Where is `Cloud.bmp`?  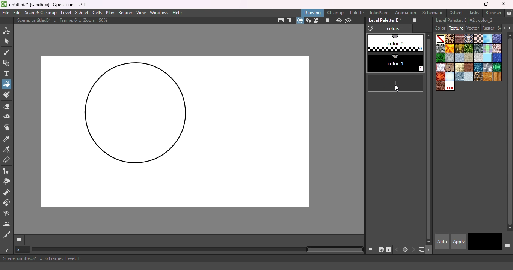
Cloud.bmp is located at coordinates (487, 39).